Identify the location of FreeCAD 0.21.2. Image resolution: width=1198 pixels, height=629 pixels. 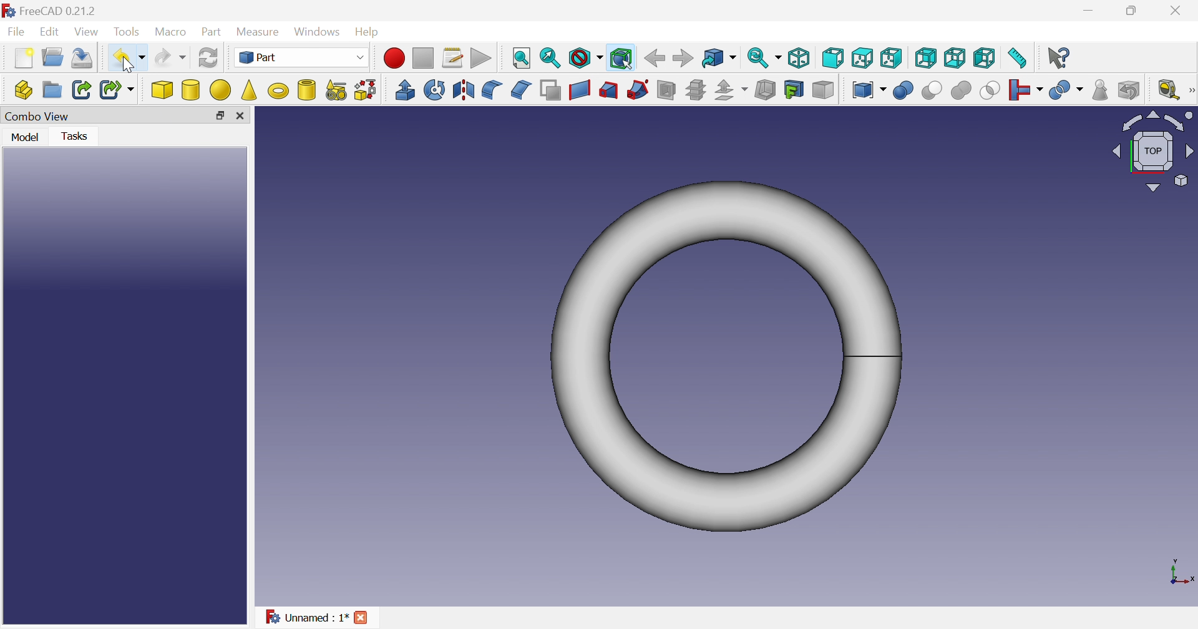
(51, 12).